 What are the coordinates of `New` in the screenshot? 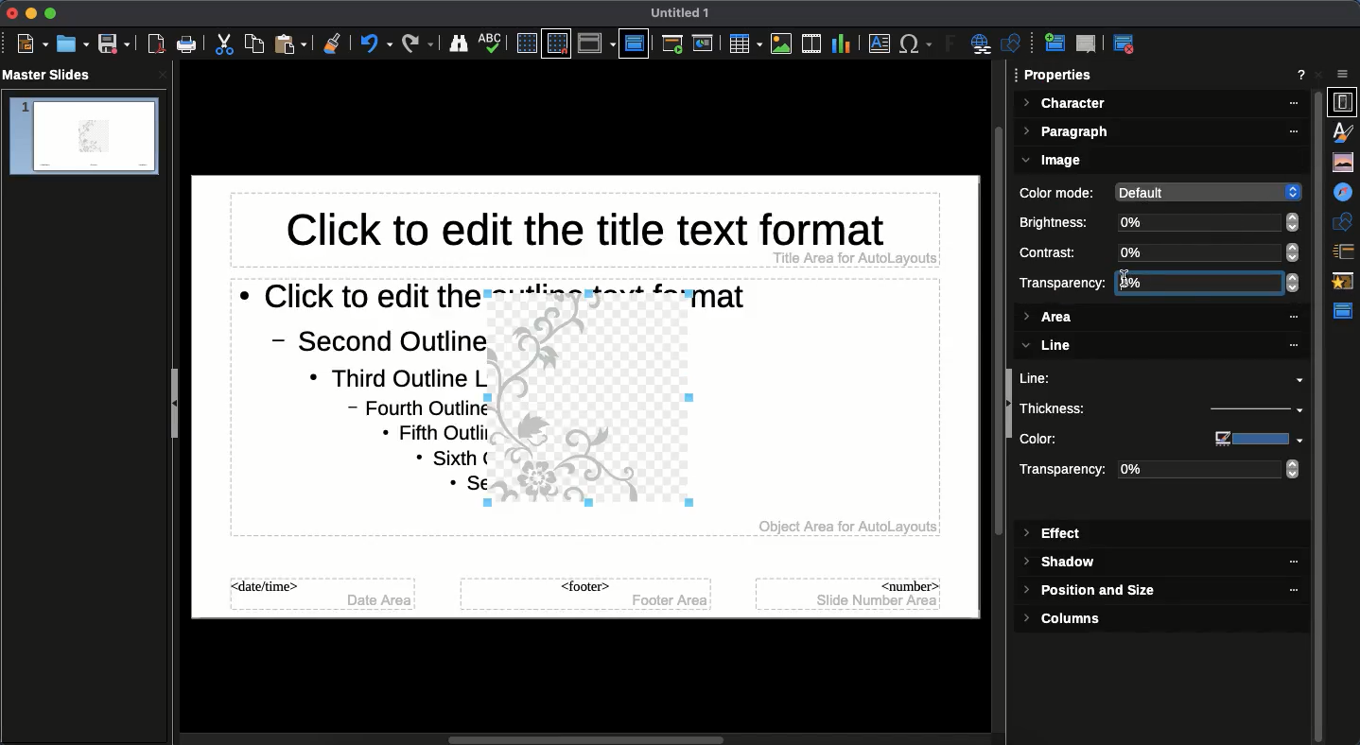 It's located at (32, 44).